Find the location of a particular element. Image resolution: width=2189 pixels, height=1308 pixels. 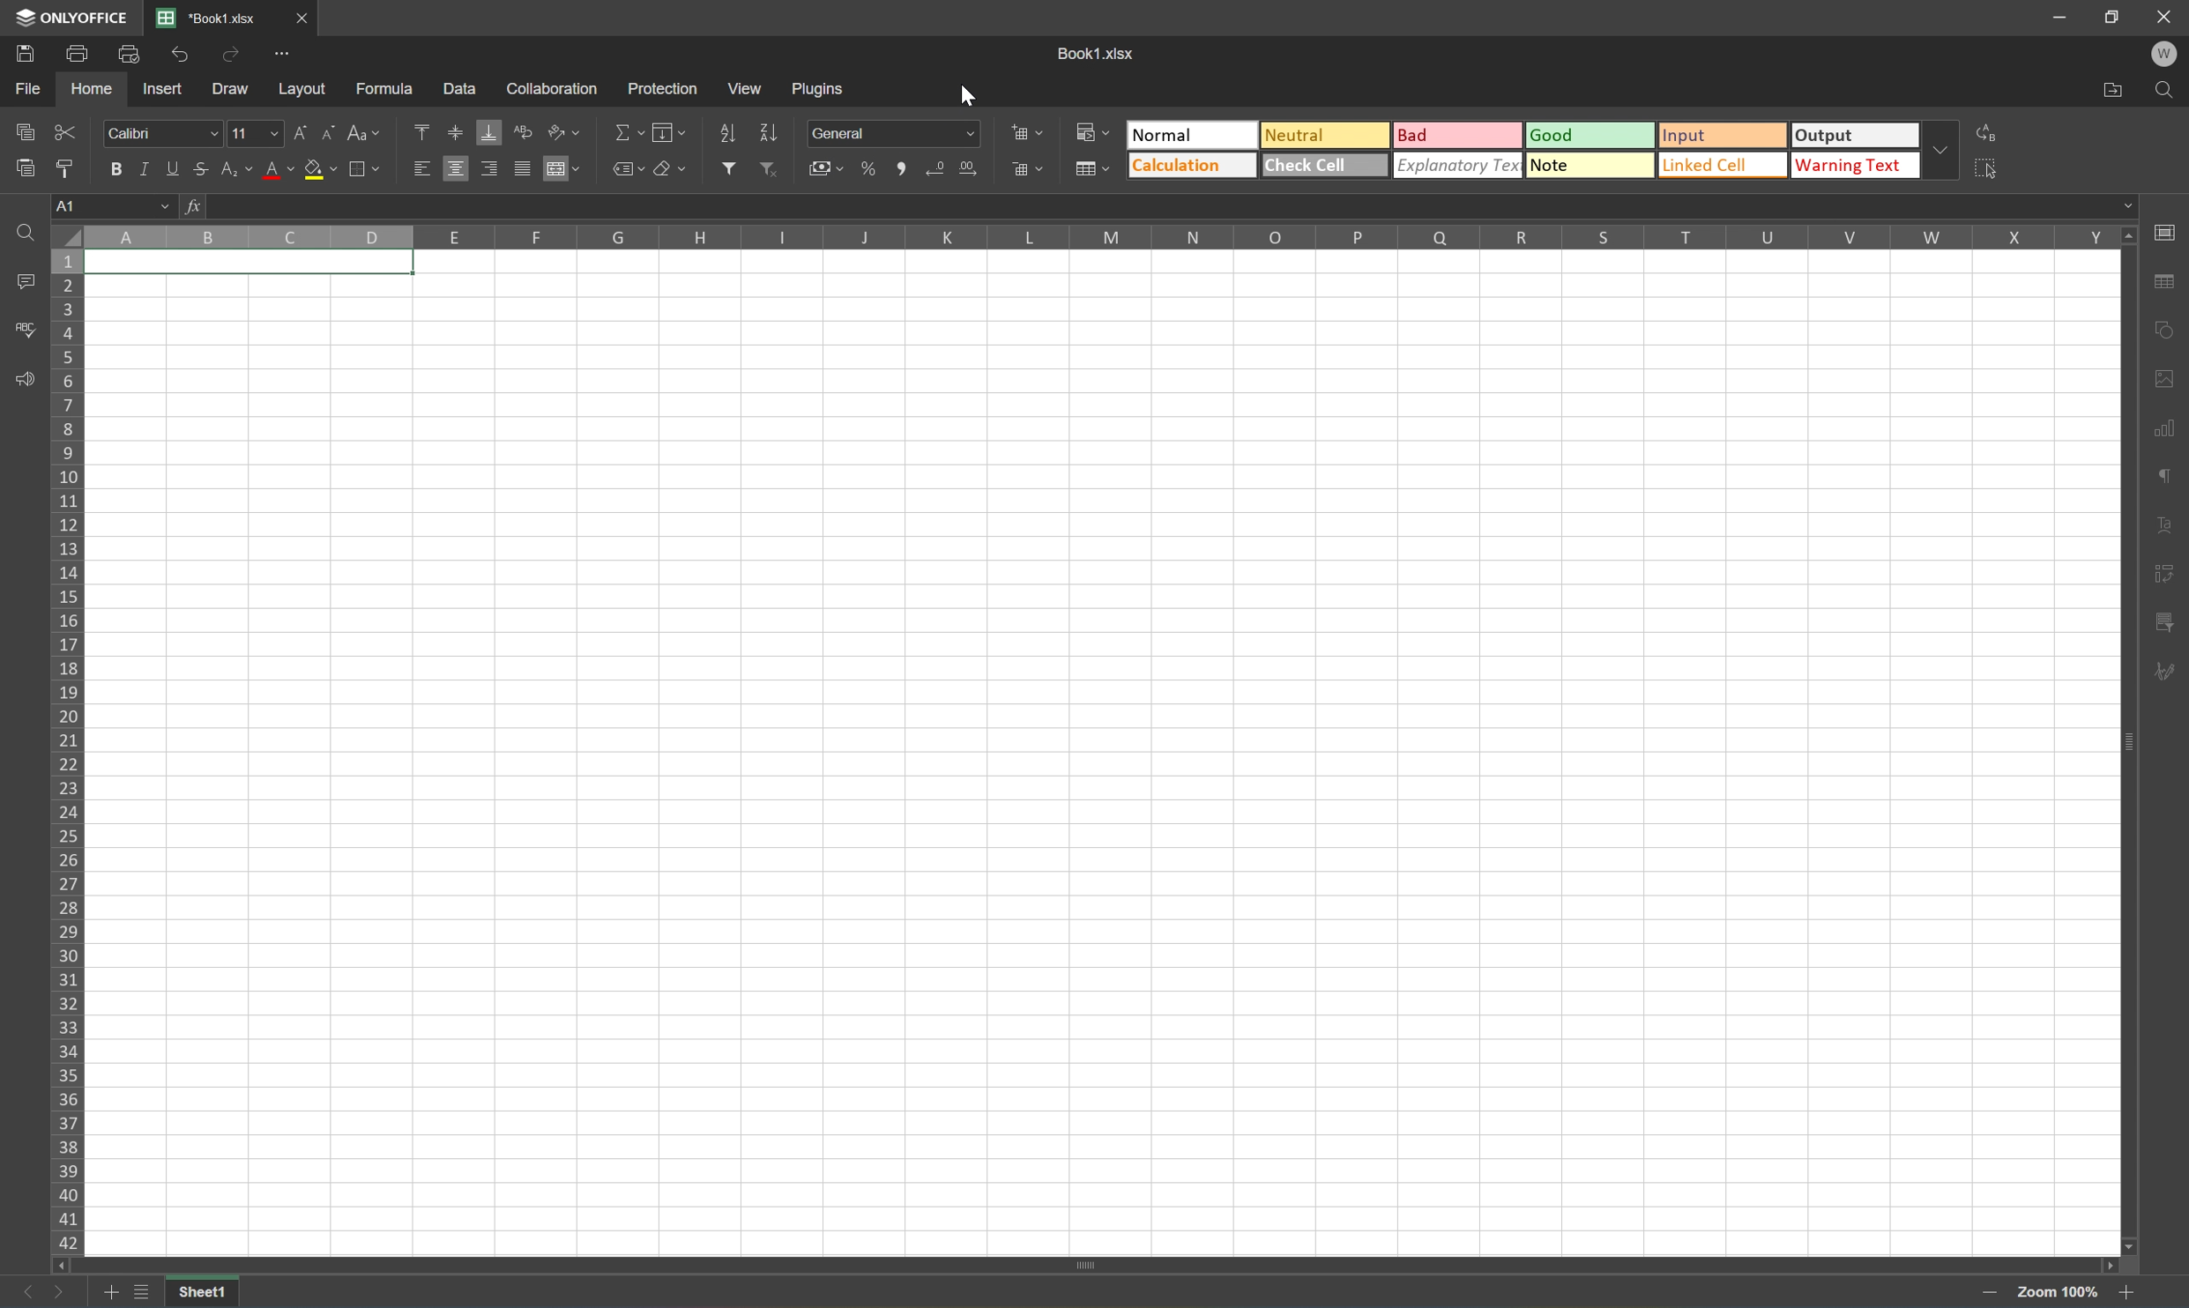

Signature settings is located at coordinates (2164, 679).